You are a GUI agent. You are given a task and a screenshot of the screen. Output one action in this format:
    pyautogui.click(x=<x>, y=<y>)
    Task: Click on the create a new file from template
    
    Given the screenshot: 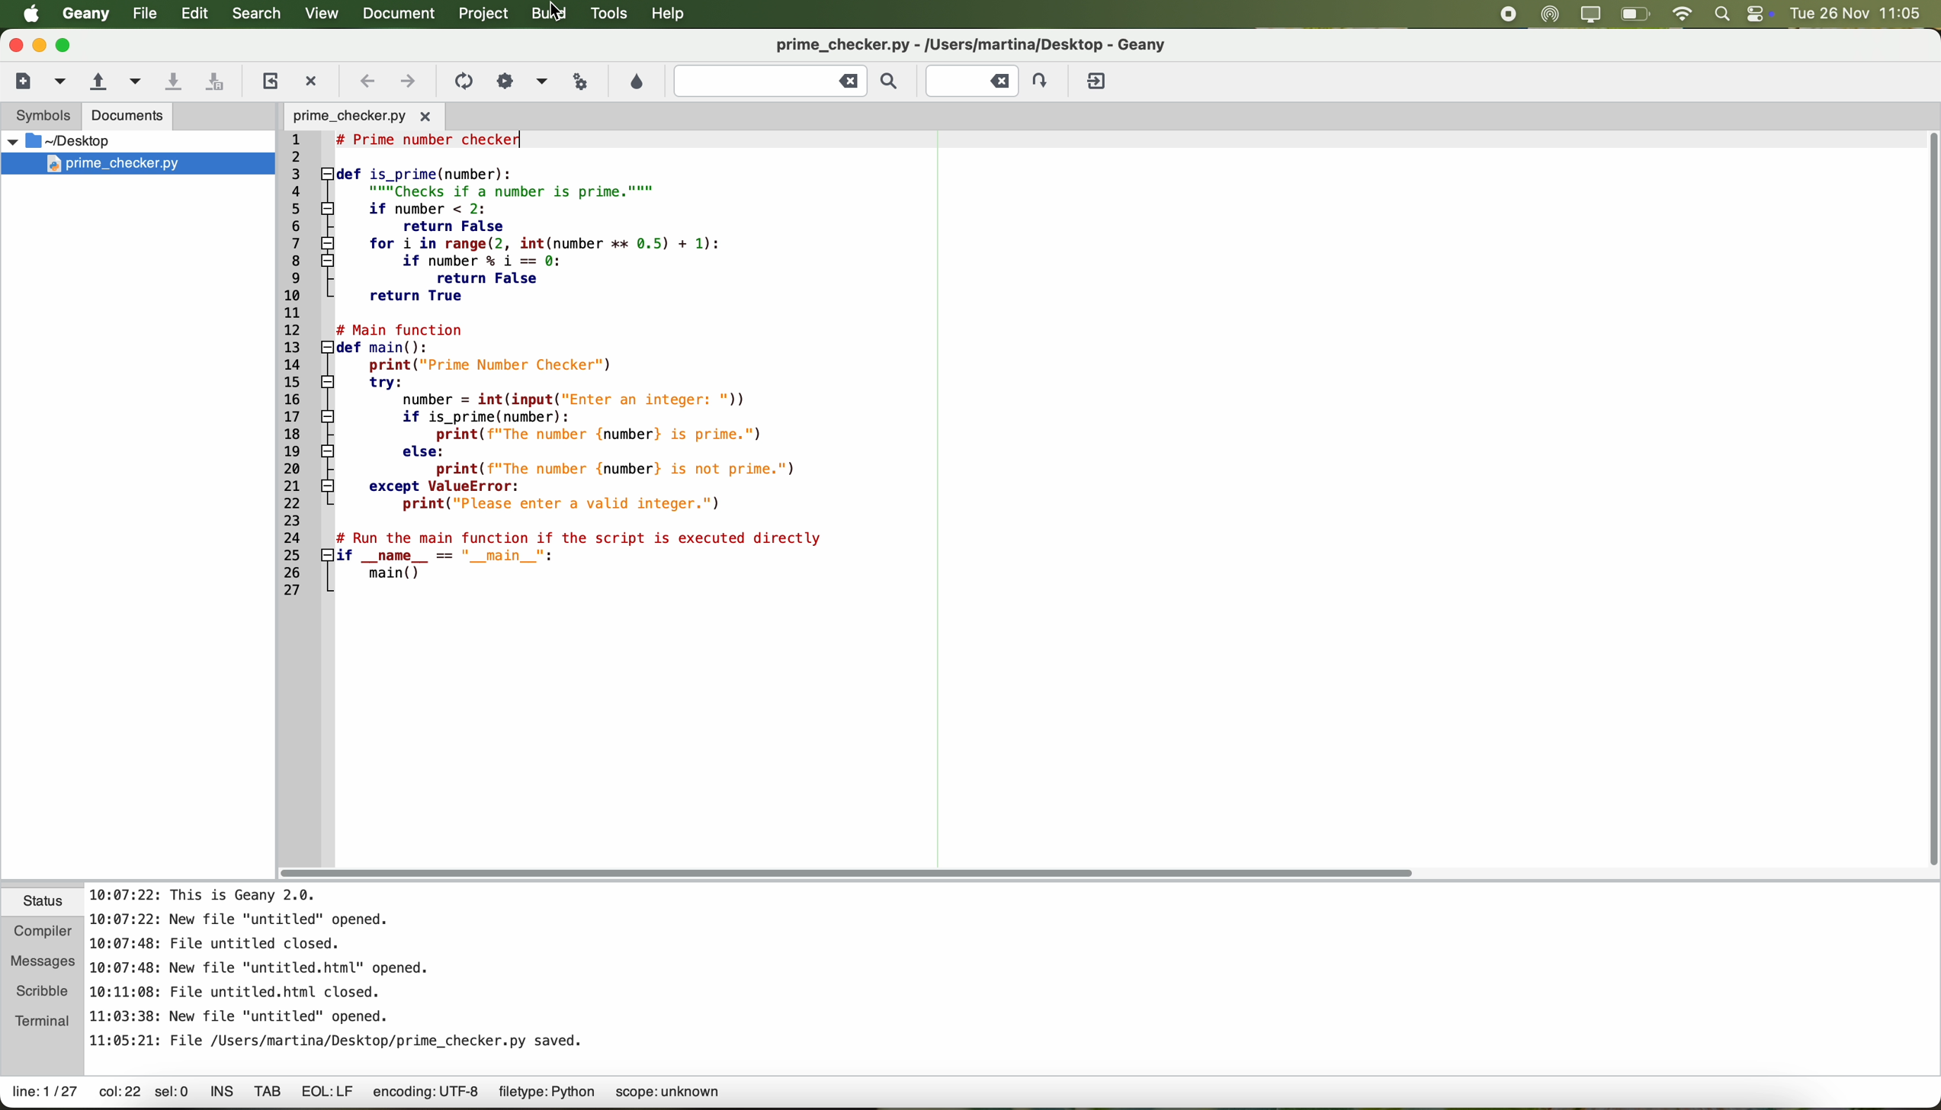 What is the action you would take?
    pyautogui.click(x=62, y=82)
    